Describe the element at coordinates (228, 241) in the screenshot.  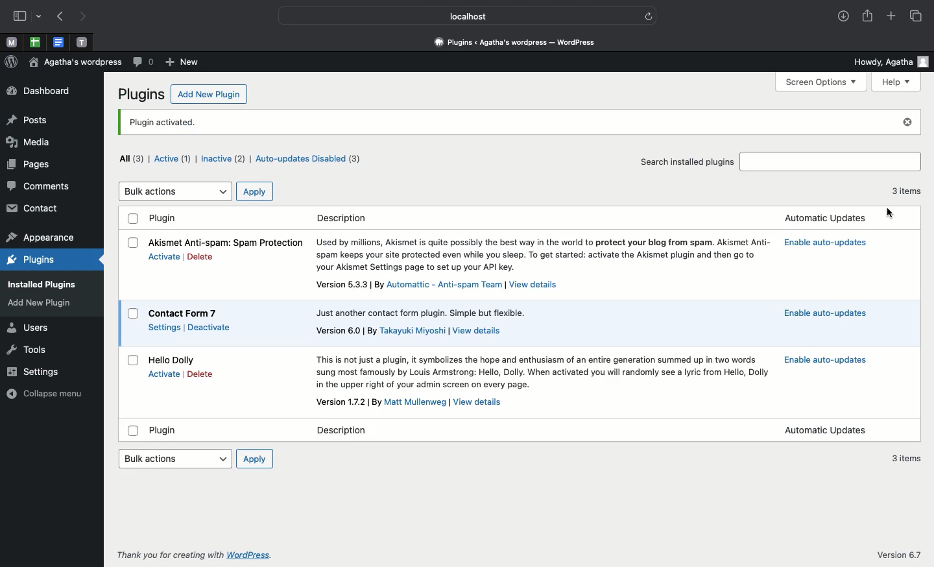
I see `Spam protection` at that location.